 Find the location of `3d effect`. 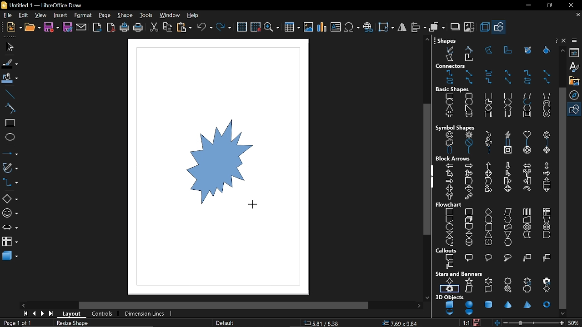

3d effect is located at coordinates (484, 27).